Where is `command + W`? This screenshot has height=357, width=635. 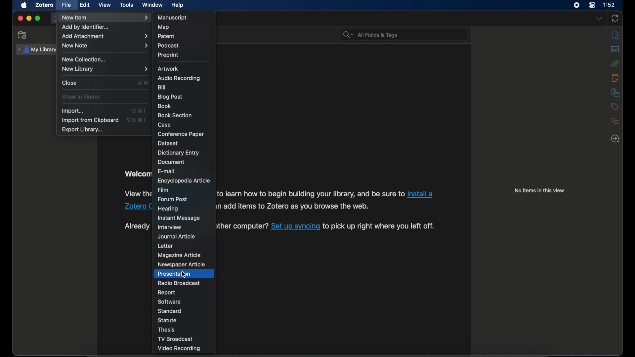
command + W is located at coordinates (143, 83).